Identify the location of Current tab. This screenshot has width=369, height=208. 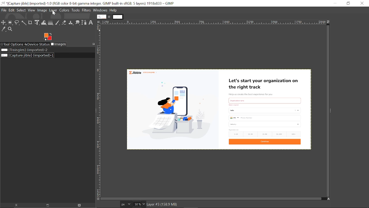
(101, 16).